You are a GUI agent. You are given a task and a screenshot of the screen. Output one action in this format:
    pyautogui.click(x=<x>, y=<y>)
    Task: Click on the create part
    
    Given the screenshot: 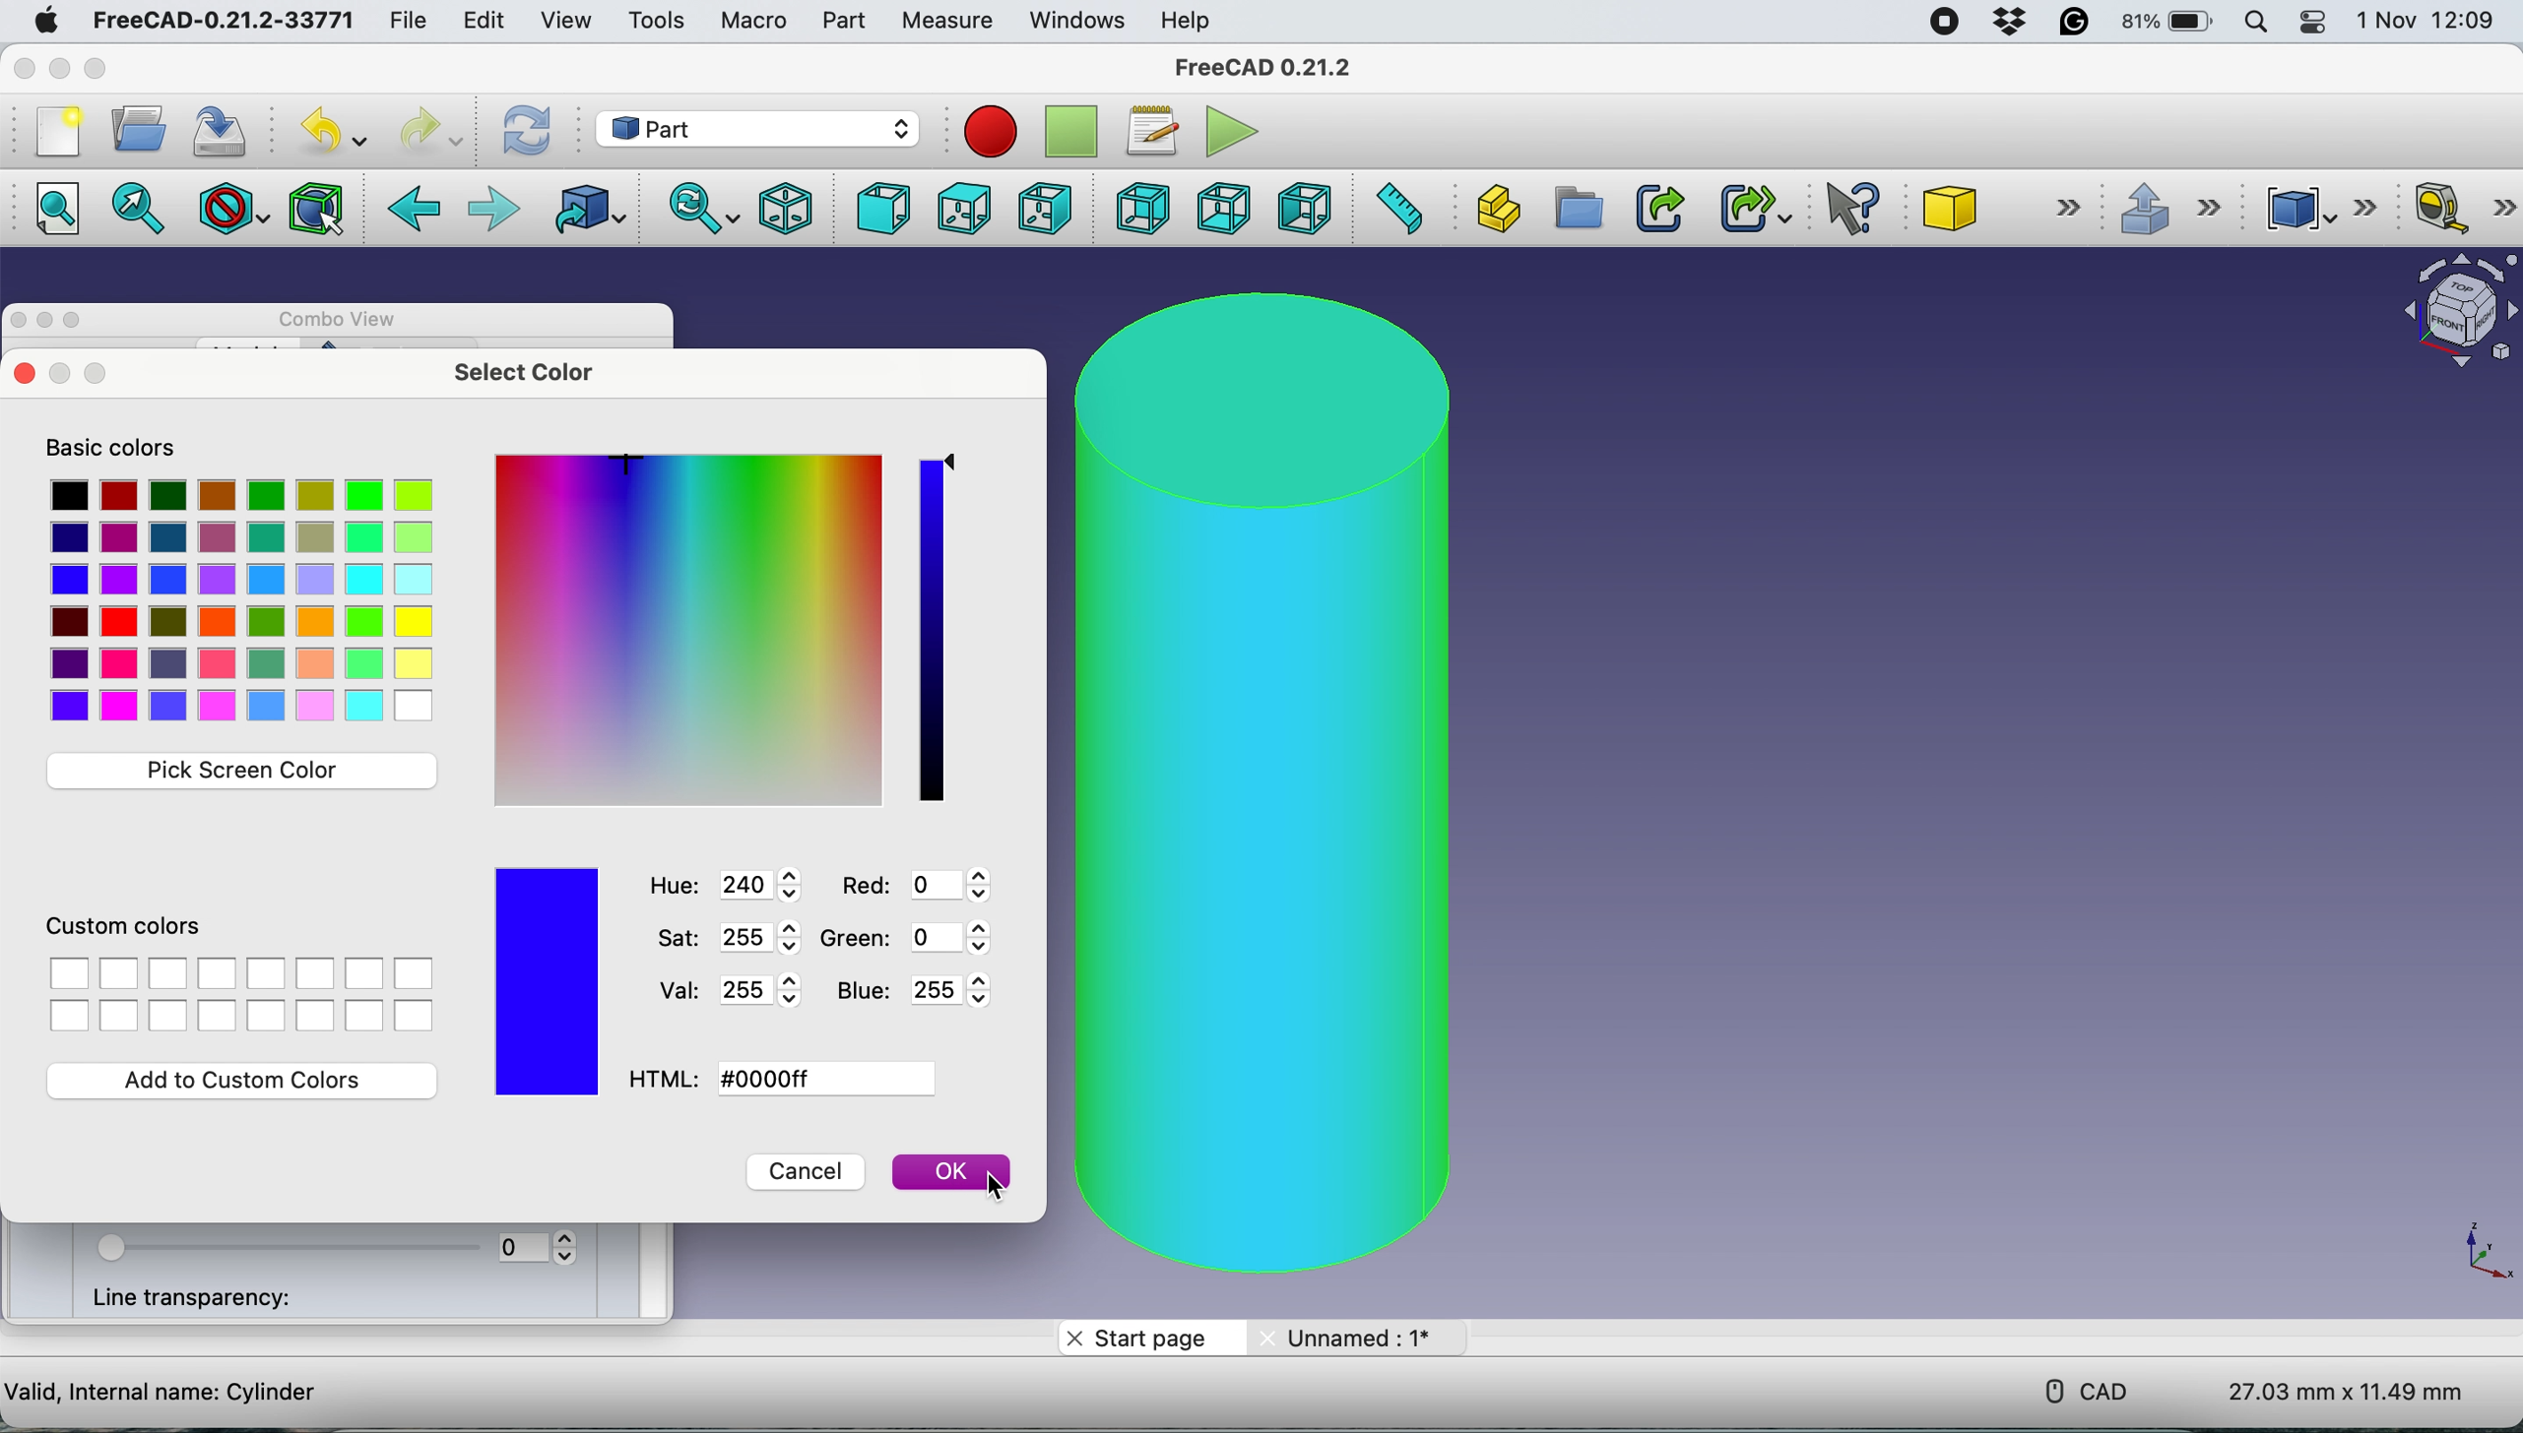 What is the action you would take?
    pyautogui.click(x=1494, y=208)
    